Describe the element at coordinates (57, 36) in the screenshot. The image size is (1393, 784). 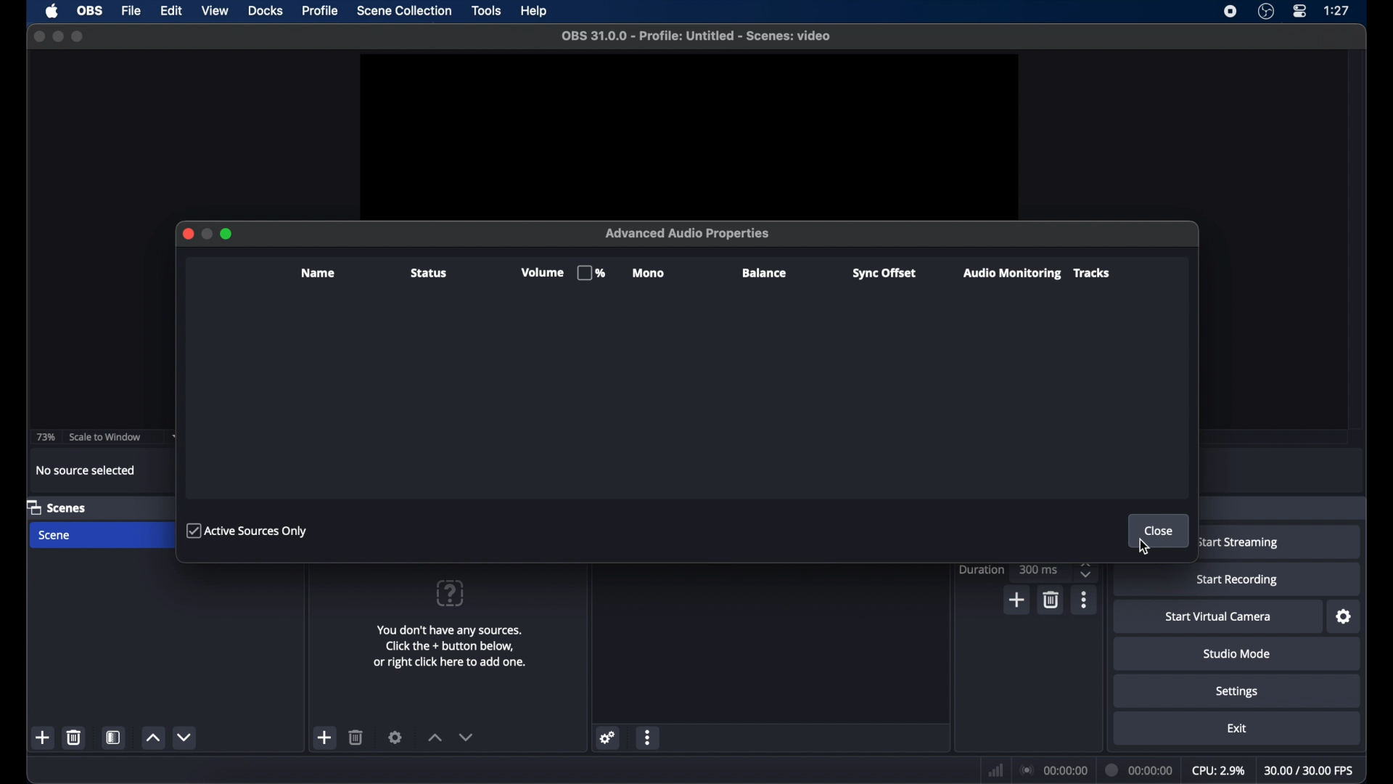
I see `minimize` at that location.